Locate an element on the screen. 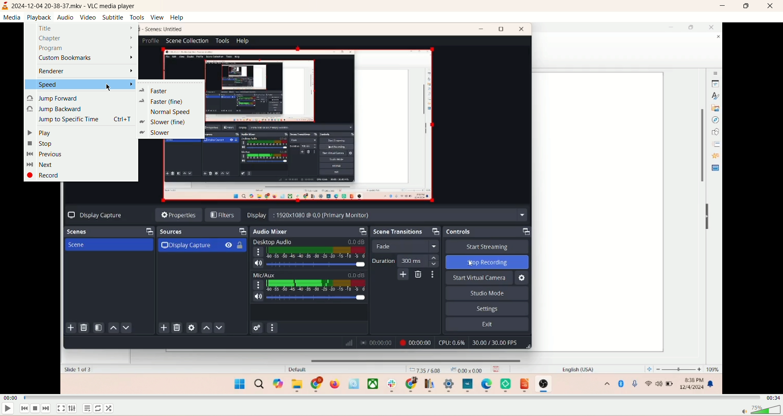  2024-12-04 20-38-37.mkv - VLC media player is located at coordinates (79, 7).